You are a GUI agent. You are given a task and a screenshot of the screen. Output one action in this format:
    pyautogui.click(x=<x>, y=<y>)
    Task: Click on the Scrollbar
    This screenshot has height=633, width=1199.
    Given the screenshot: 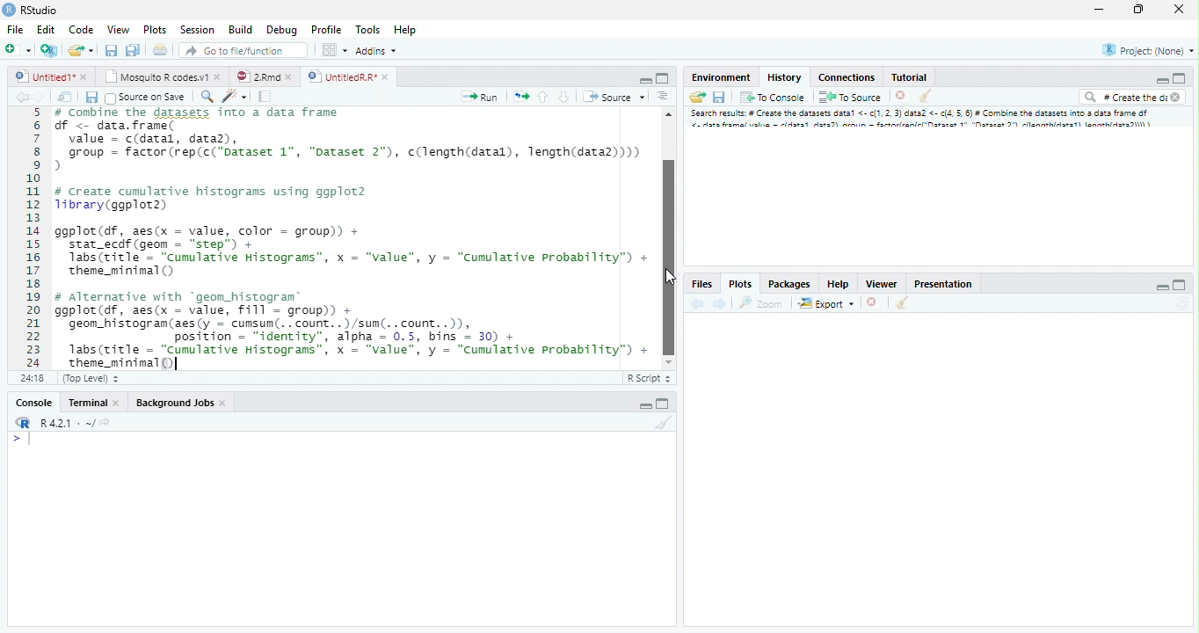 What is the action you would take?
    pyautogui.click(x=667, y=236)
    